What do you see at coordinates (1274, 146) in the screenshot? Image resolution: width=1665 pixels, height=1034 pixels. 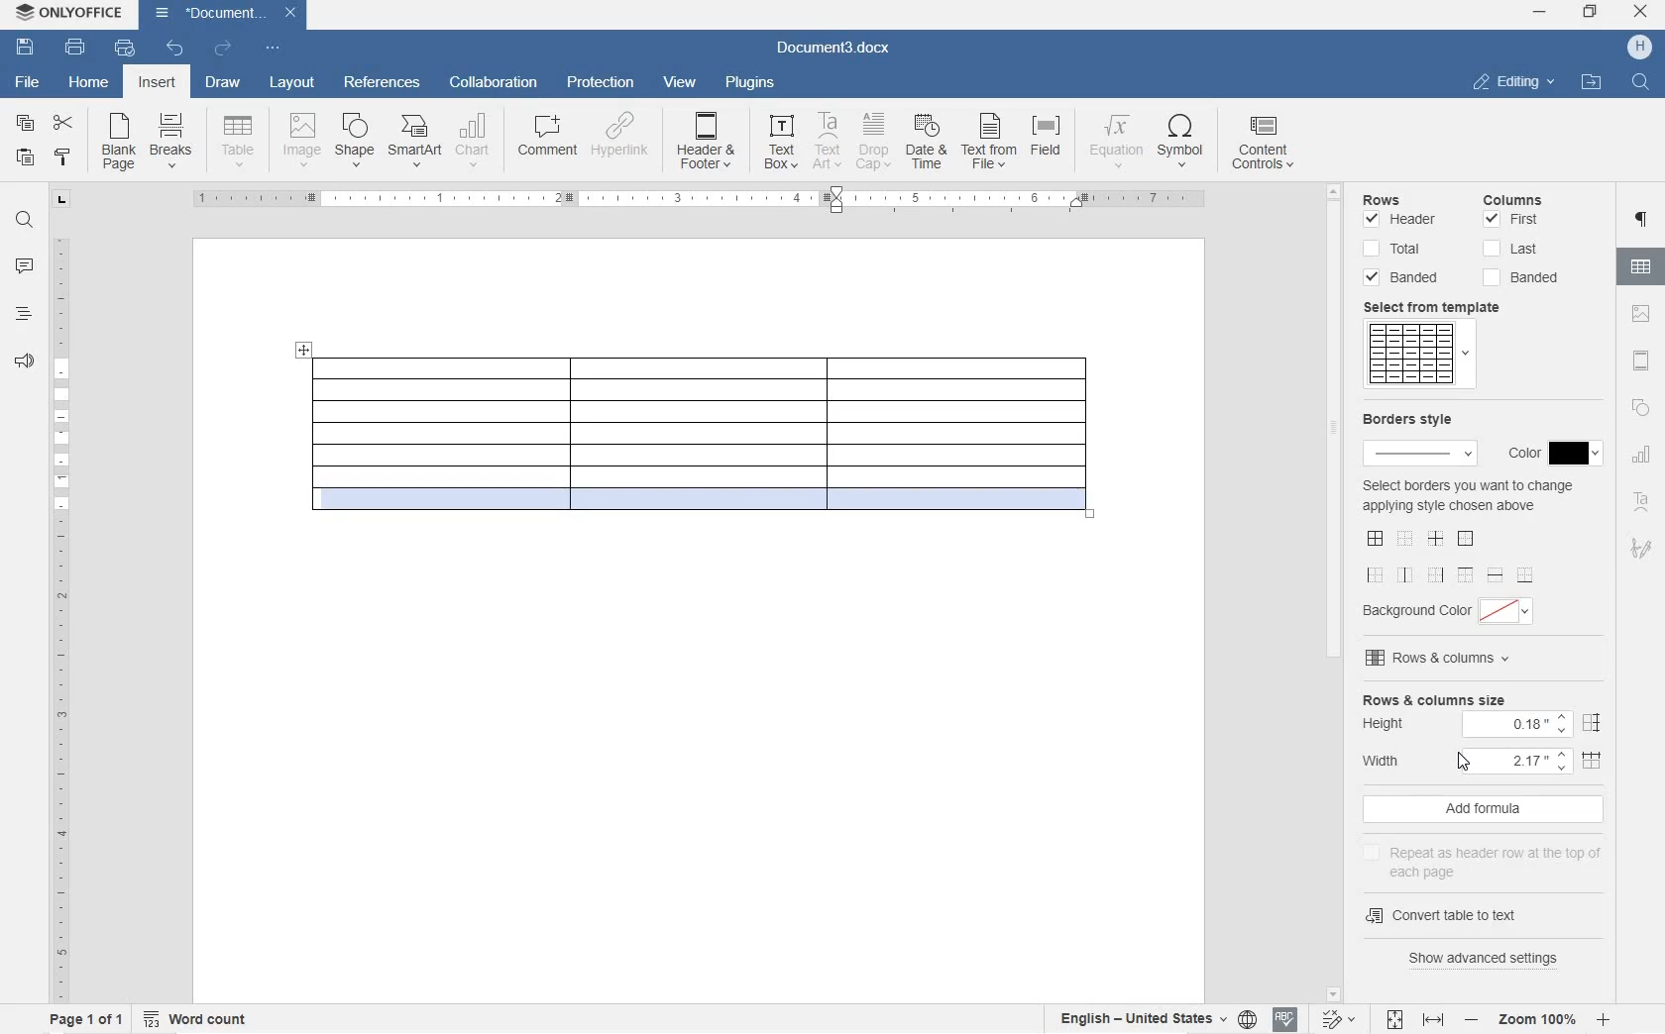 I see `CONTENT CONTROLS` at bounding box center [1274, 146].